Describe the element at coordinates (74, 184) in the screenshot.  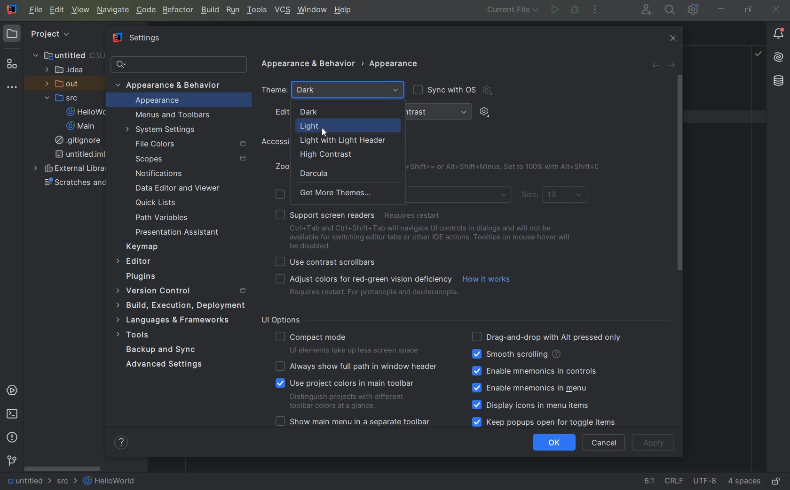
I see `SCRATCHES AND CONSOLES` at that location.